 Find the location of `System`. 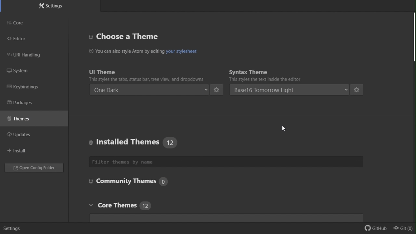

System is located at coordinates (20, 71).